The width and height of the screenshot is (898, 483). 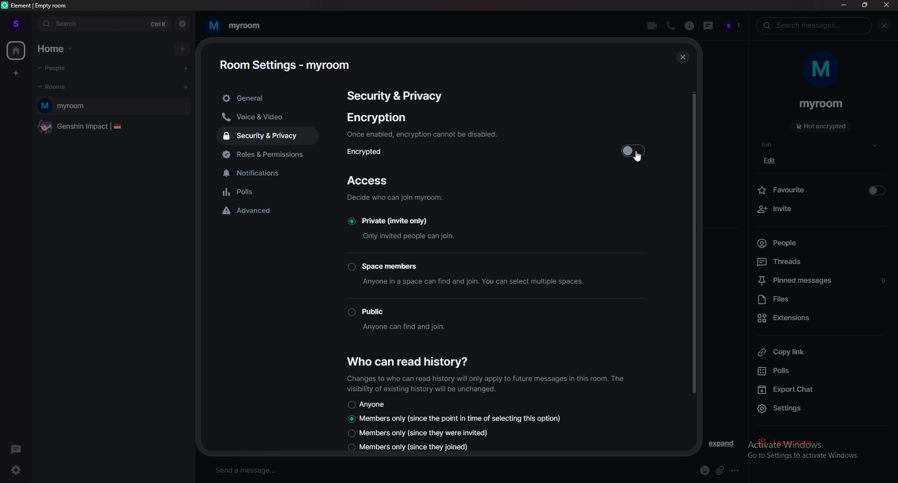 What do you see at coordinates (822, 104) in the screenshot?
I see `myroom` at bounding box center [822, 104].